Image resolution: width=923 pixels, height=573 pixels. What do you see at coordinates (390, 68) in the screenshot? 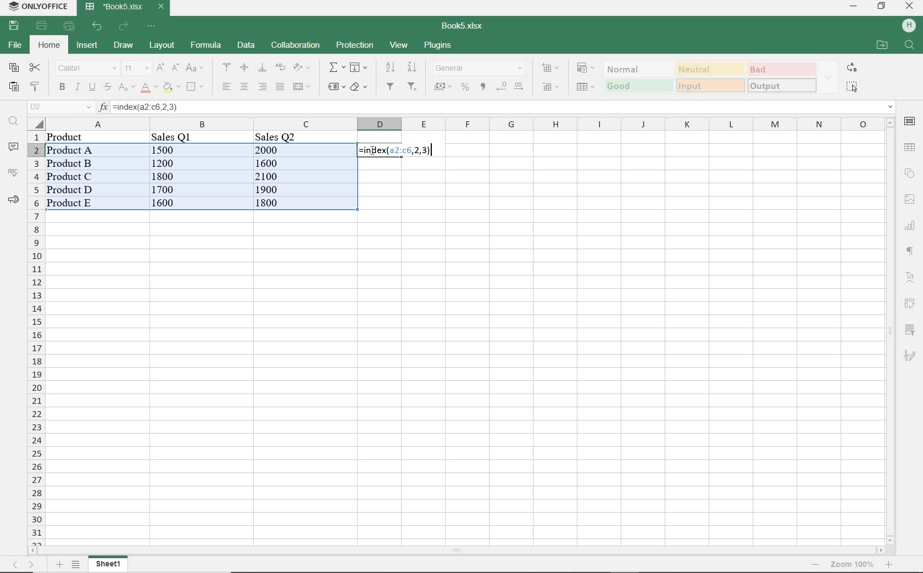
I see `sort ascending` at bounding box center [390, 68].